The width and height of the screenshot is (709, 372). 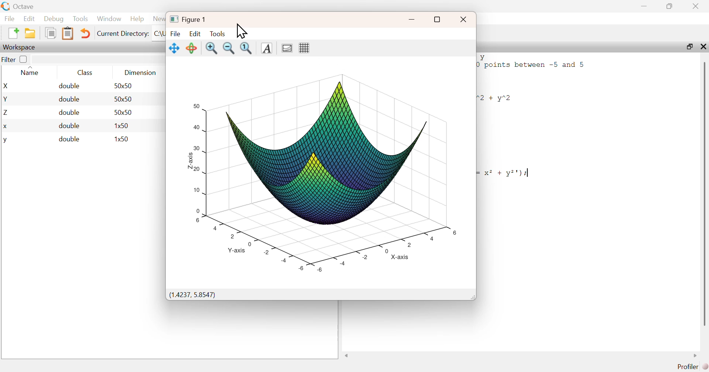 What do you see at coordinates (347, 355) in the screenshot?
I see `scroll left` at bounding box center [347, 355].